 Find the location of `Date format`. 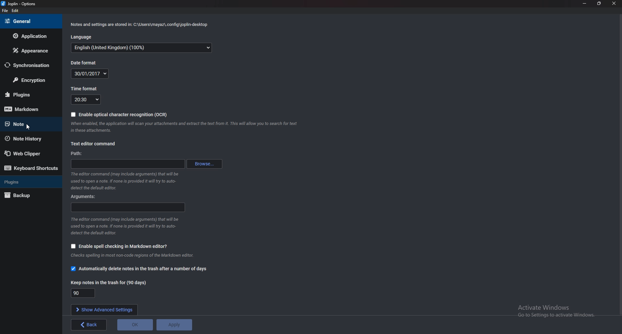

Date format is located at coordinates (84, 63).